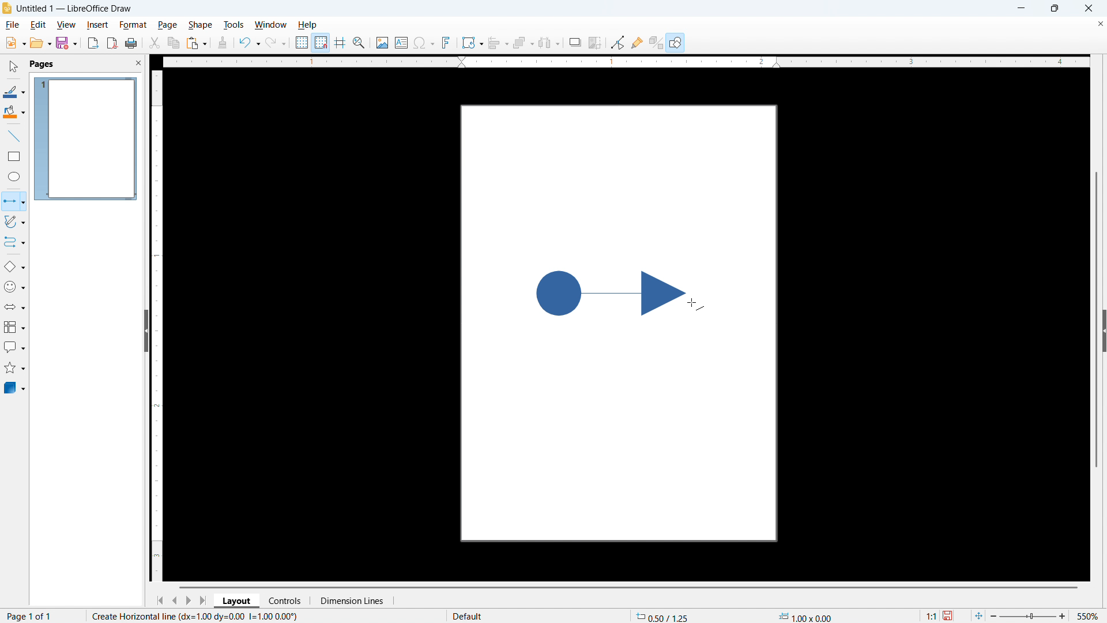 This screenshot has height=623, width=1107. I want to click on clone formatting , so click(223, 43).